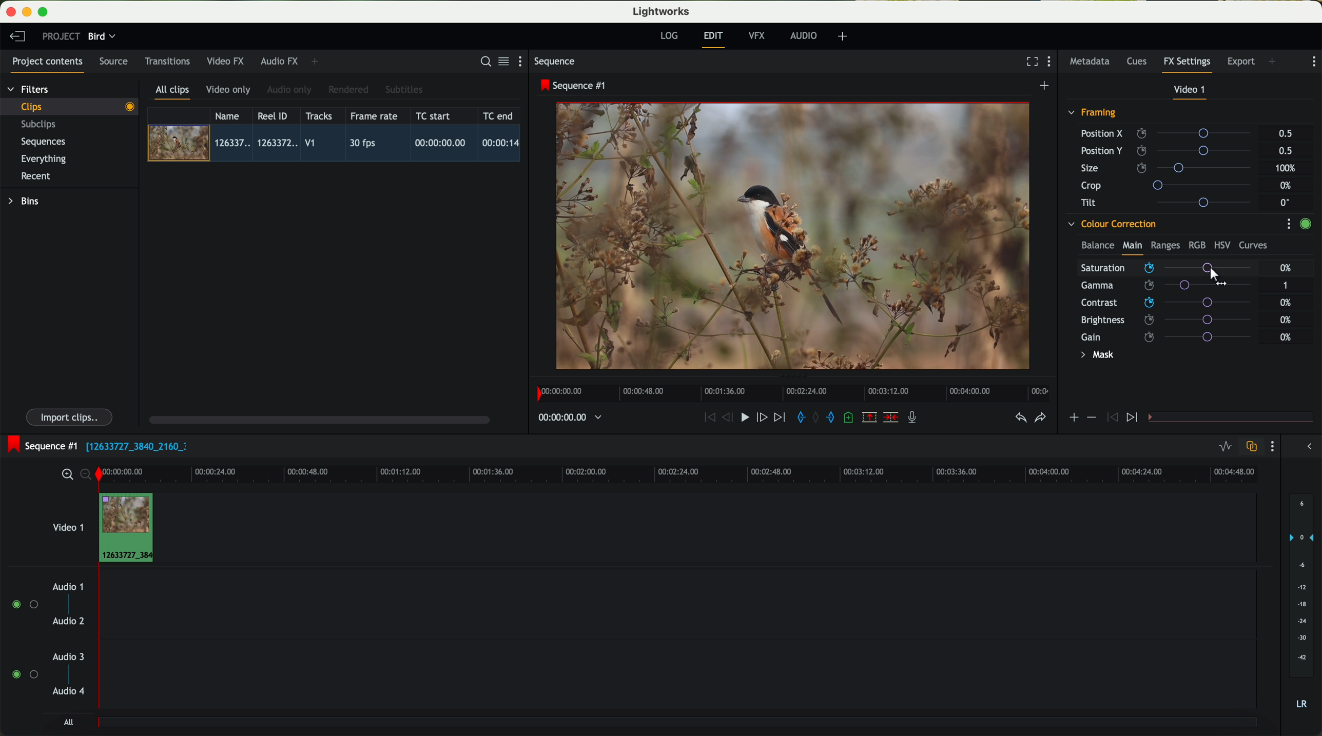  Describe the element at coordinates (337, 145) in the screenshot. I see `click on video` at that location.